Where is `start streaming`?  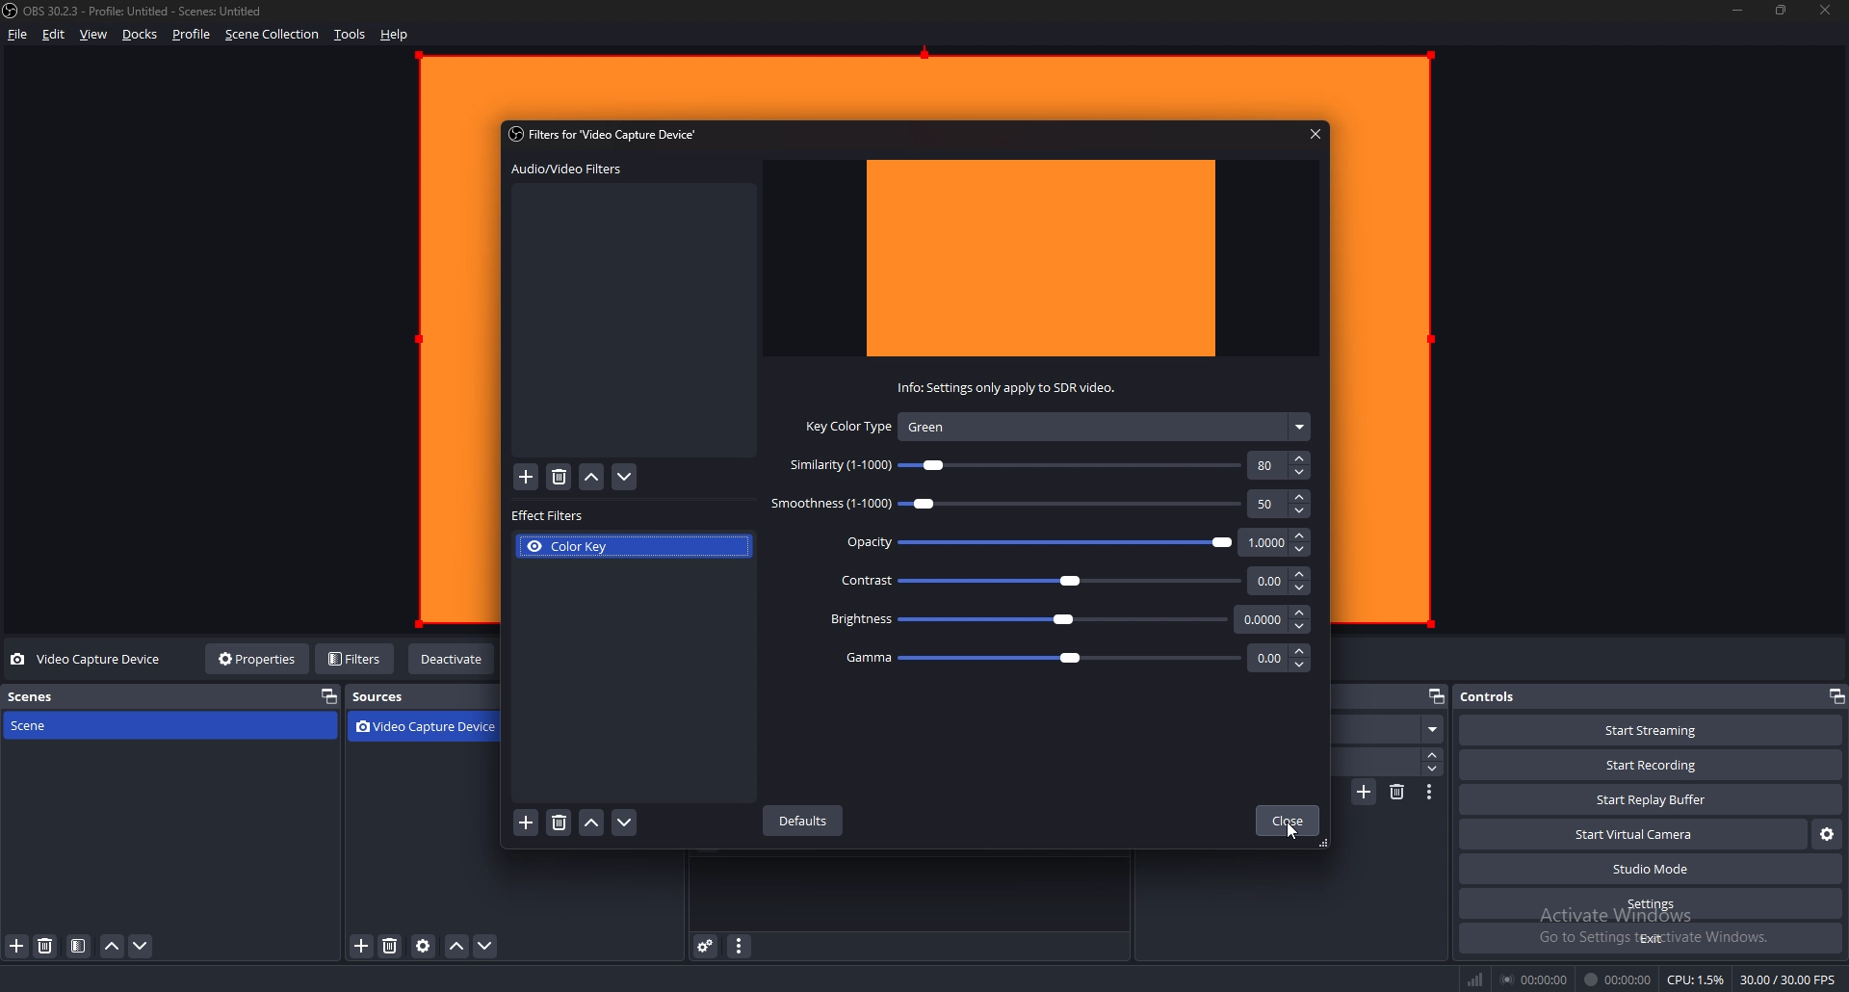
start streaming is located at coordinates (1651, 730).